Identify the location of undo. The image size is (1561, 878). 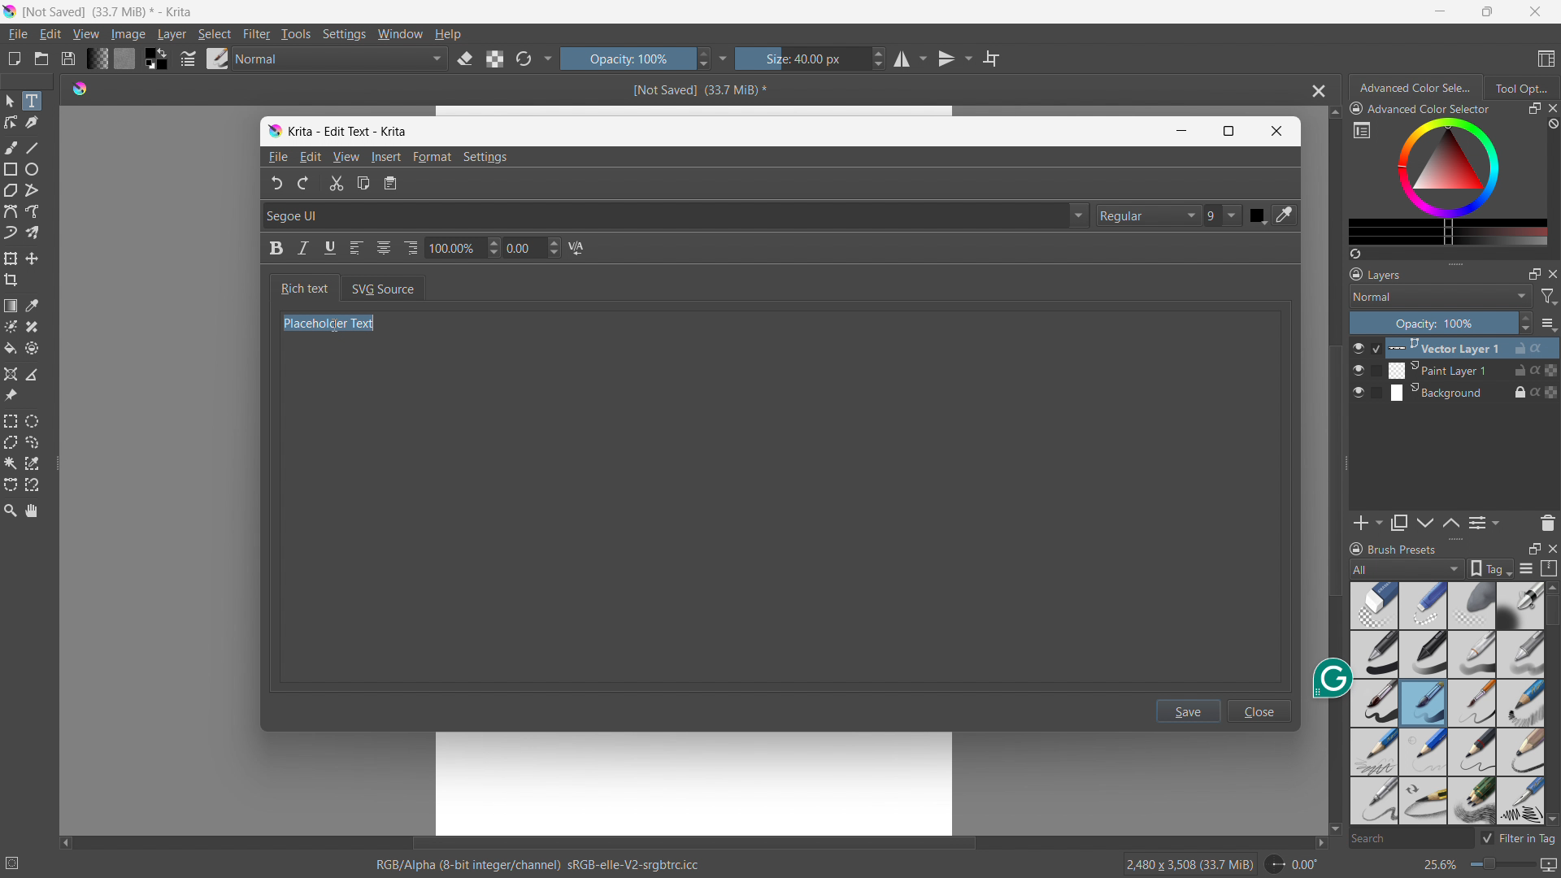
(272, 183).